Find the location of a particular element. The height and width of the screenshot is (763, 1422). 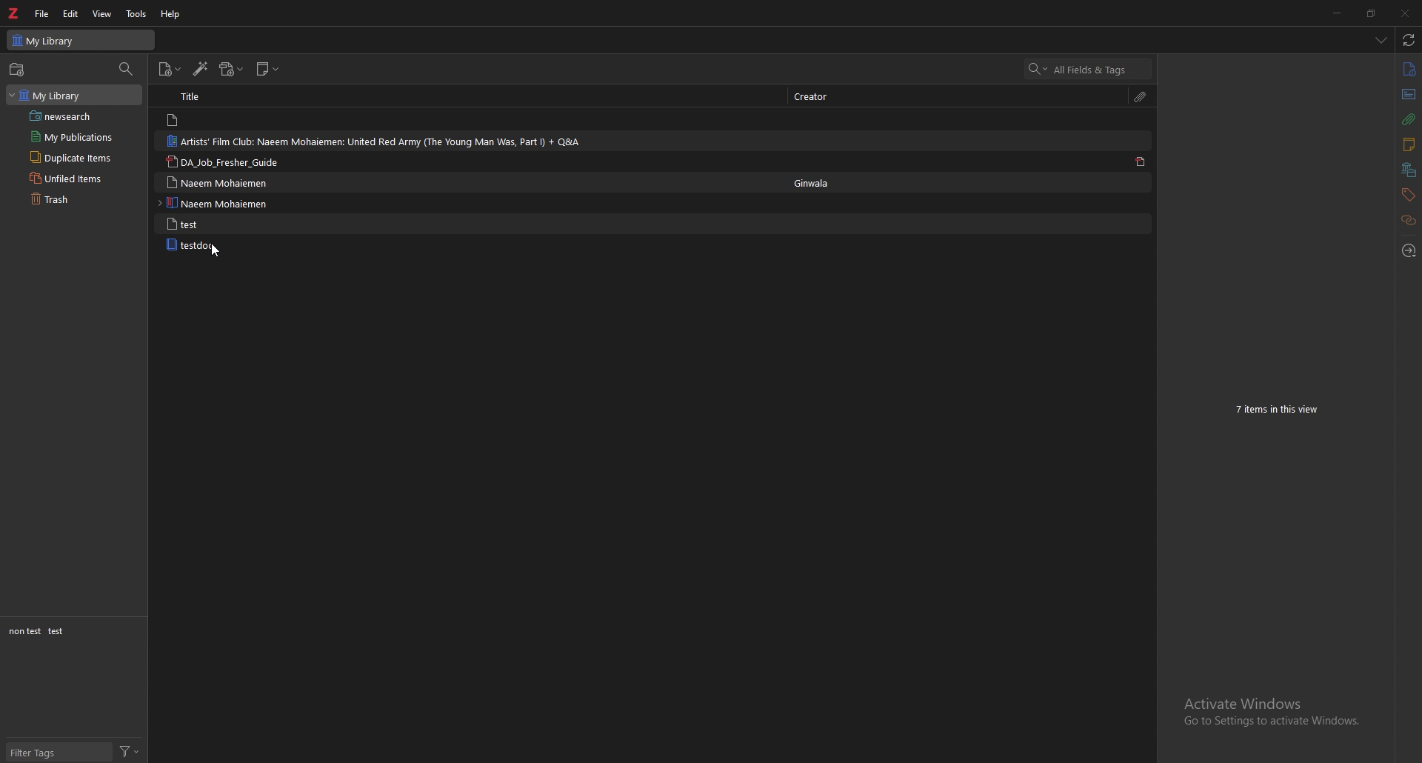

test is located at coordinates (218, 224).